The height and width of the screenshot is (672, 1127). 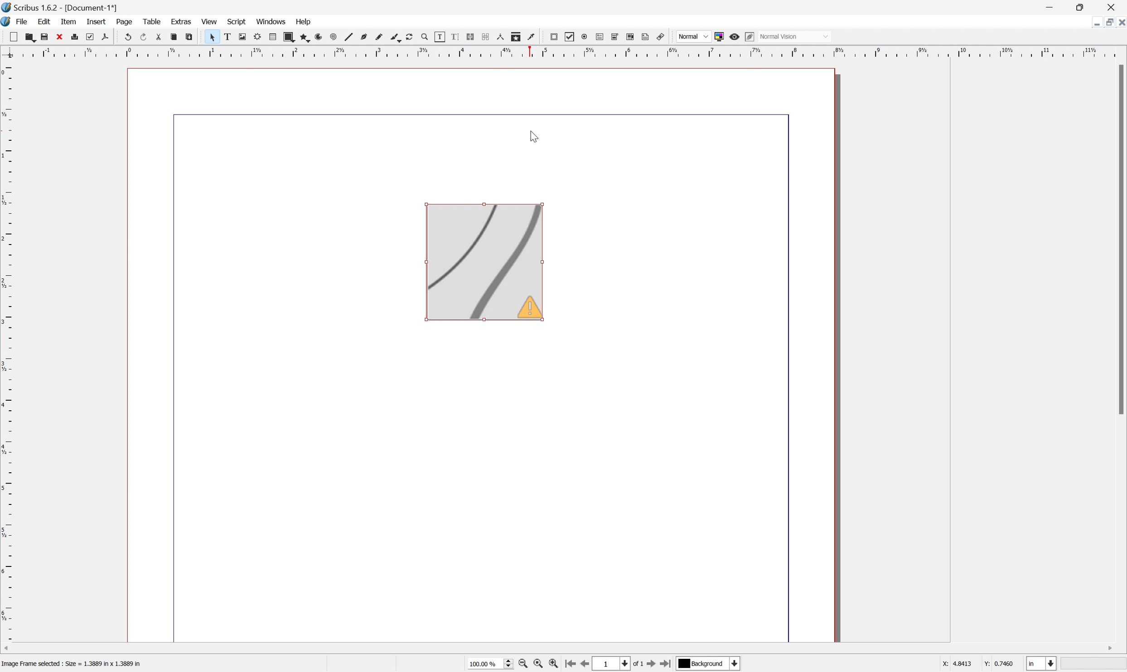 I want to click on Table, so click(x=153, y=20).